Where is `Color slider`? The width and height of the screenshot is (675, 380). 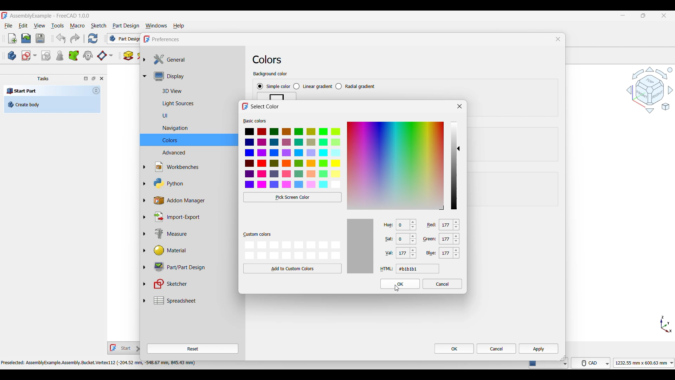 Color slider is located at coordinates (454, 165).